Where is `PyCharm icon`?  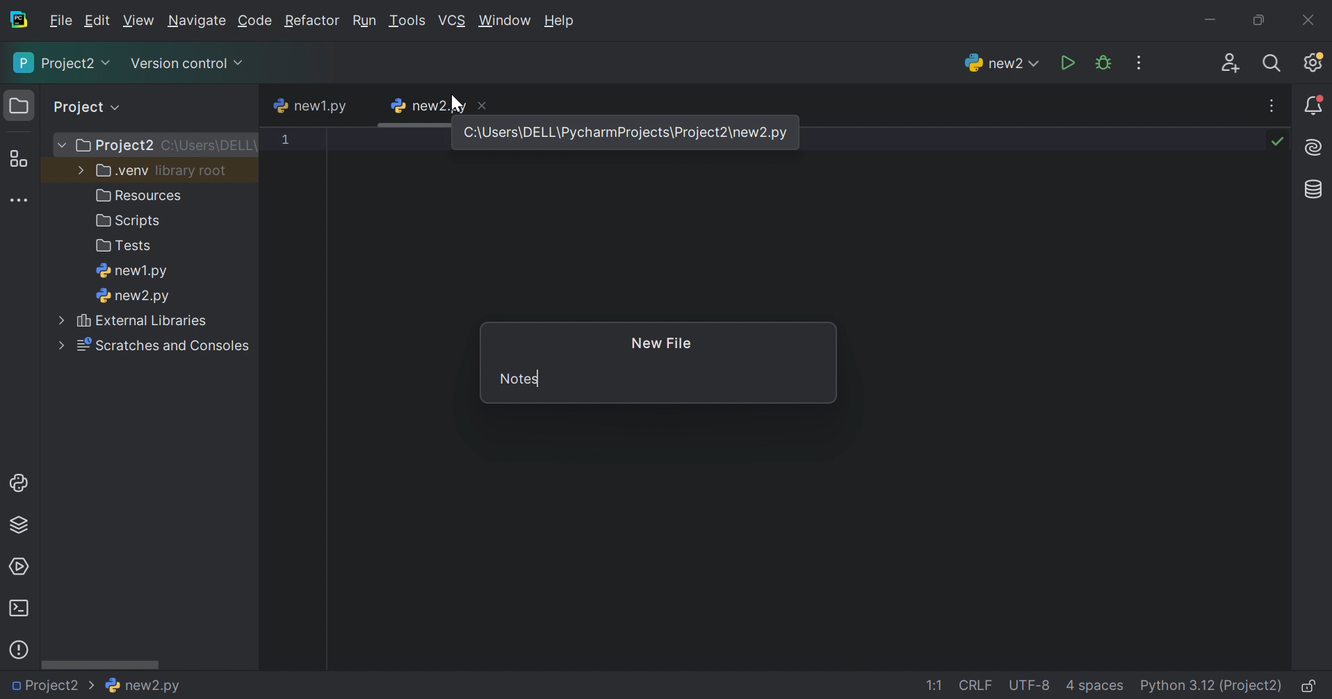 PyCharm icon is located at coordinates (22, 20).